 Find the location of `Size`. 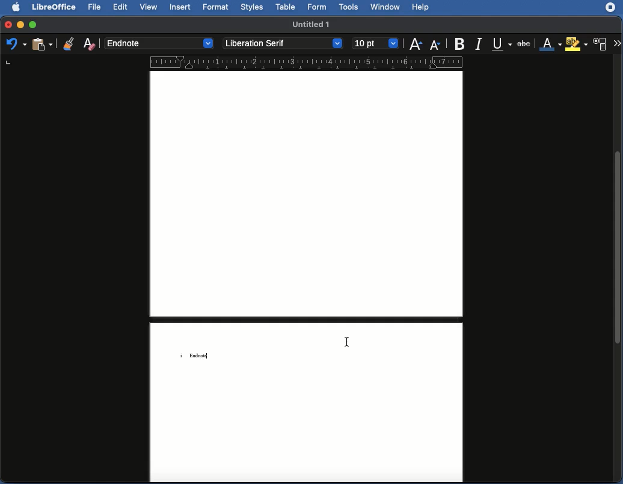

Size is located at coordinates (376, 43).